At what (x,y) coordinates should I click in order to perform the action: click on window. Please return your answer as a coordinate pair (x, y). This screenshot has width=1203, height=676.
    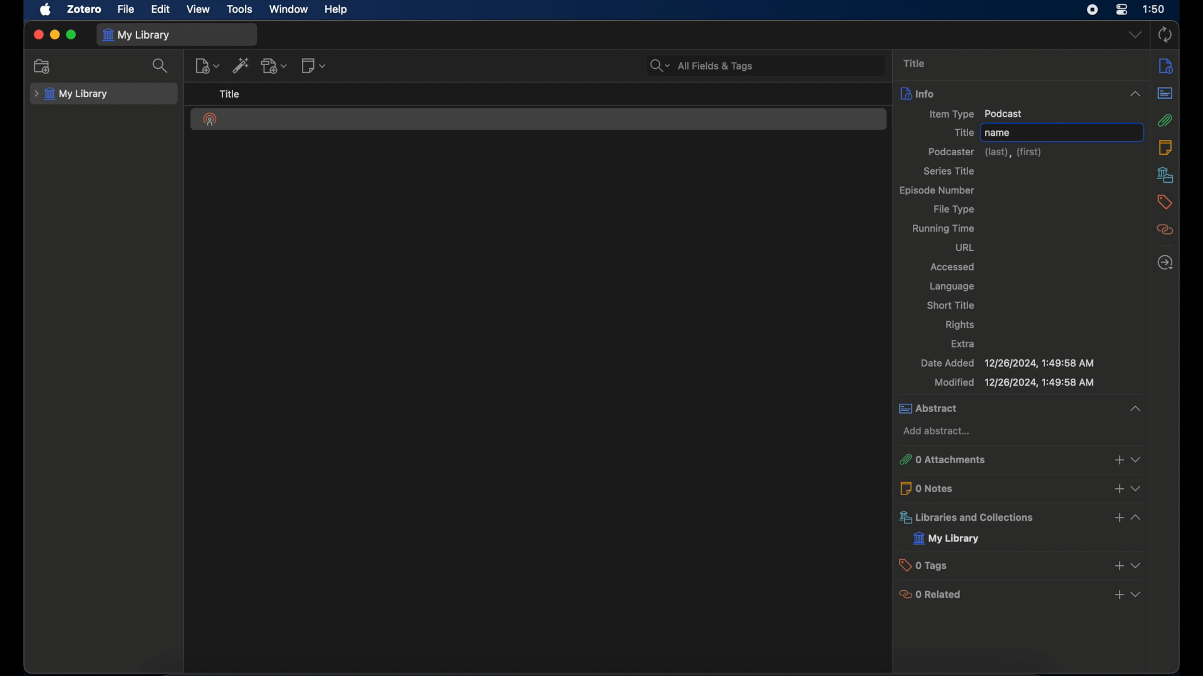
    Looking at the image, I should click on (289, 9).